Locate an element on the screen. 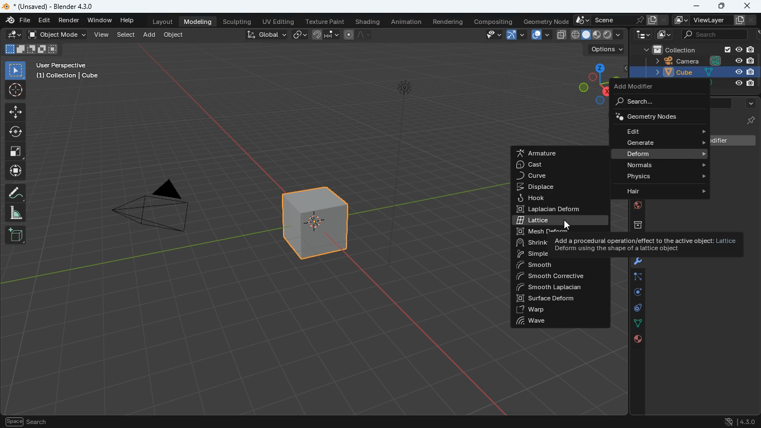 The height and width of the screenshot is (428, 761). select is located at coordinates (126, 35).